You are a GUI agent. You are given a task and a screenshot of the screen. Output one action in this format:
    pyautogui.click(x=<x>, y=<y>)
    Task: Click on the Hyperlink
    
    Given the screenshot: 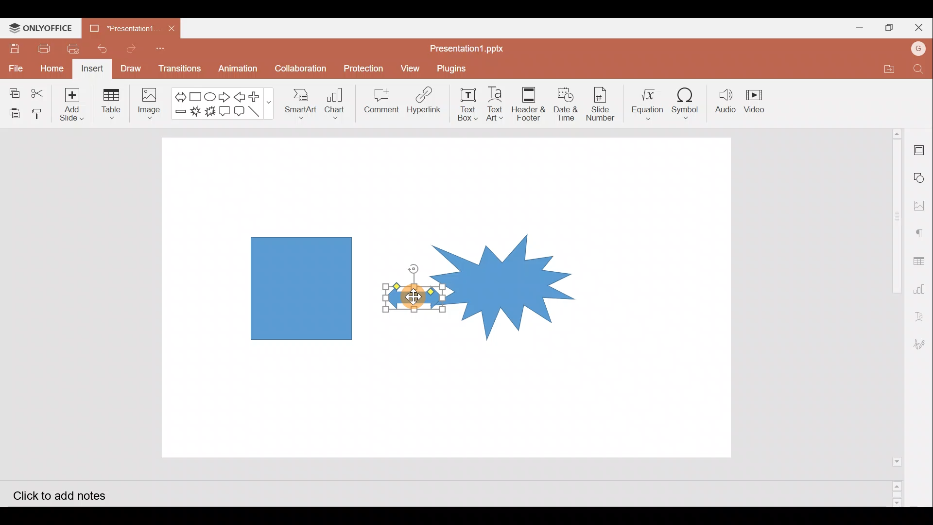 What is the action you would take?
    pyautogui.click(x=427, y=102)
    